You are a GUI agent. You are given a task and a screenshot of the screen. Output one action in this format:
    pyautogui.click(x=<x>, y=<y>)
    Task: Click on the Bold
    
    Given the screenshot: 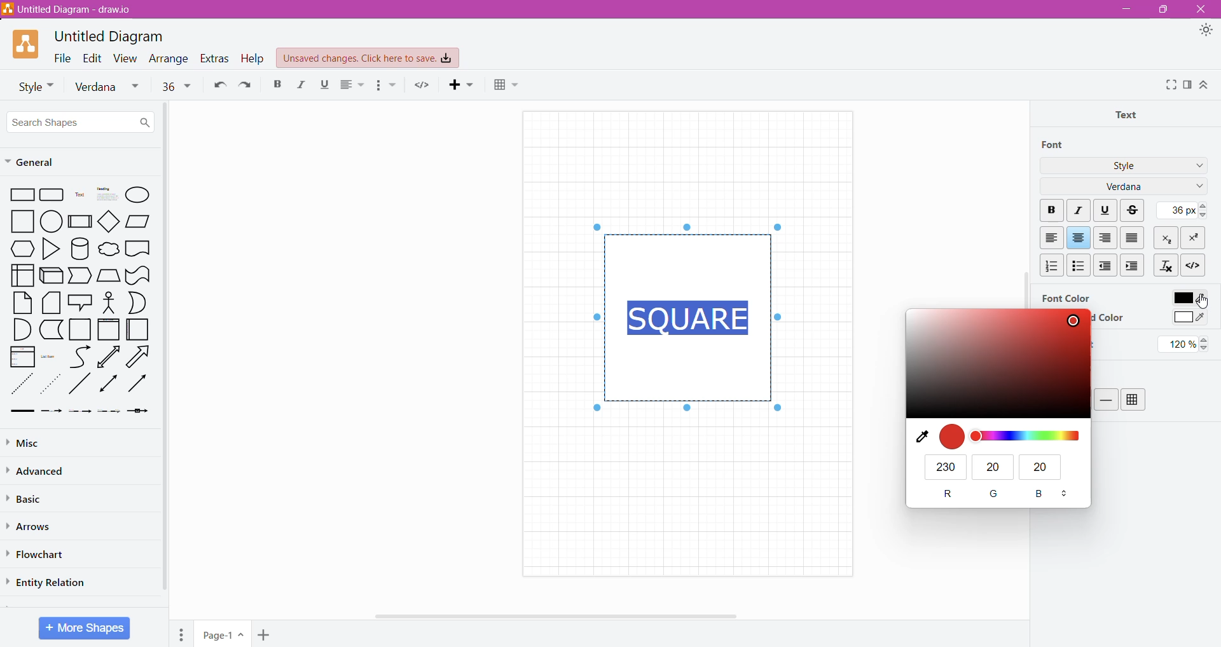 What is the action you would take?
    pyautogui.click(x=276, y=83)
    